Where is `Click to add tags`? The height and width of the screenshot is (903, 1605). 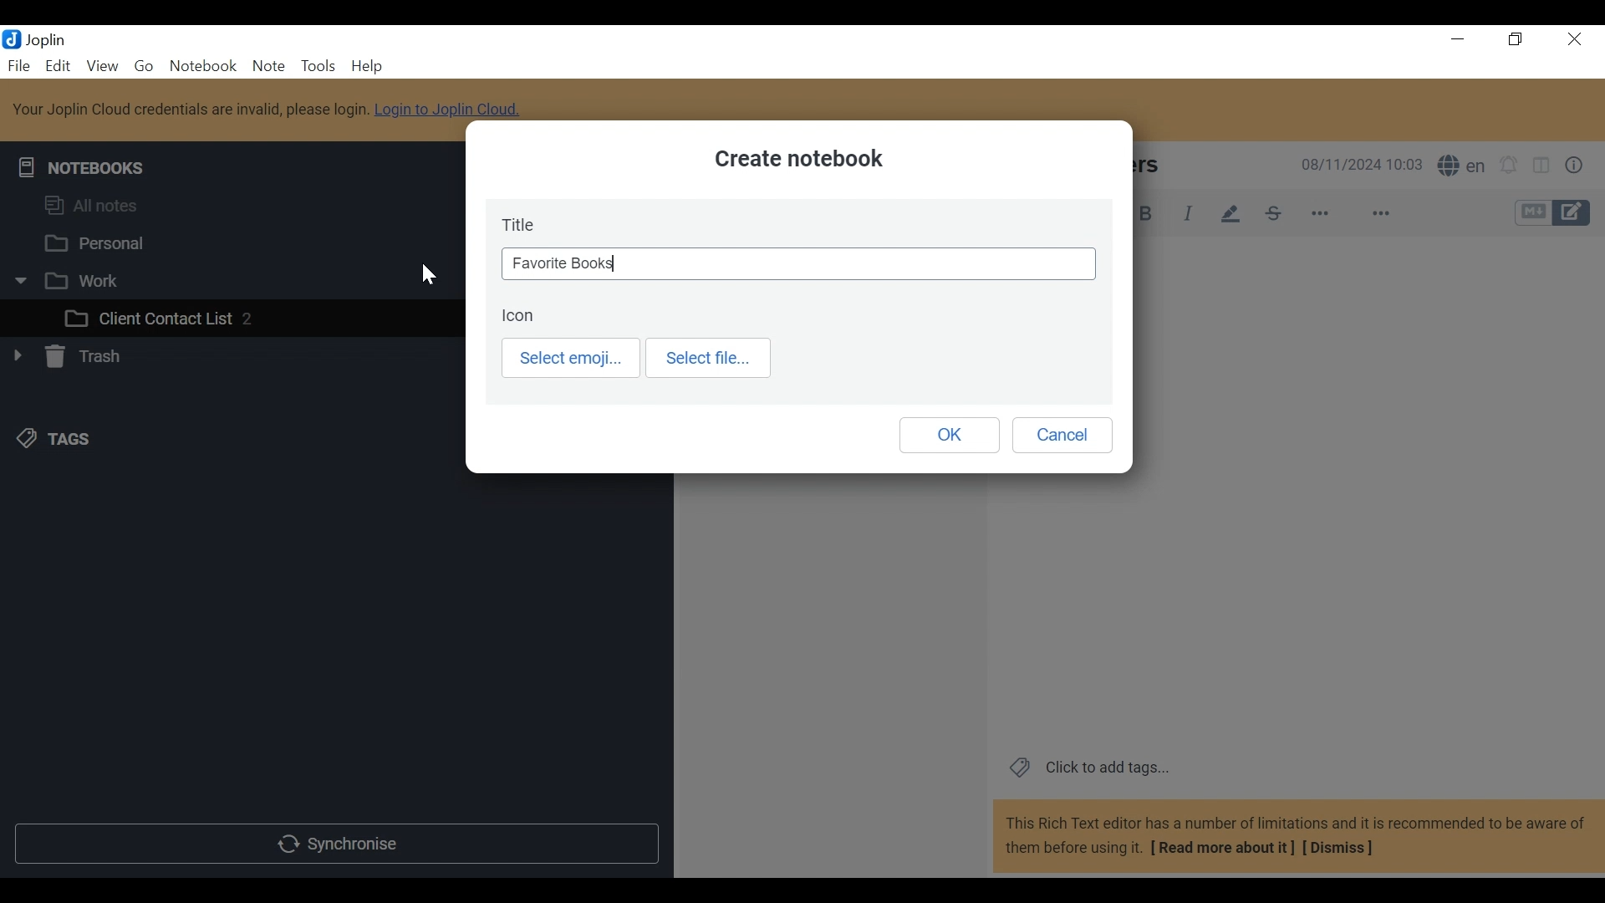
Click to add tags is located at coordinates (1092, 768).